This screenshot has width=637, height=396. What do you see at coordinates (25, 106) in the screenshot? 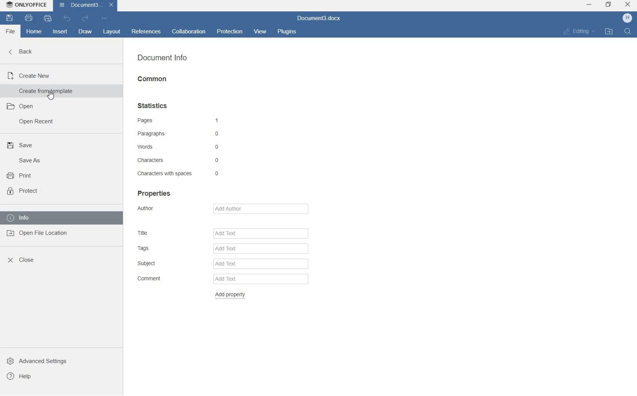
I see `open` at bounding box center [25, 106].